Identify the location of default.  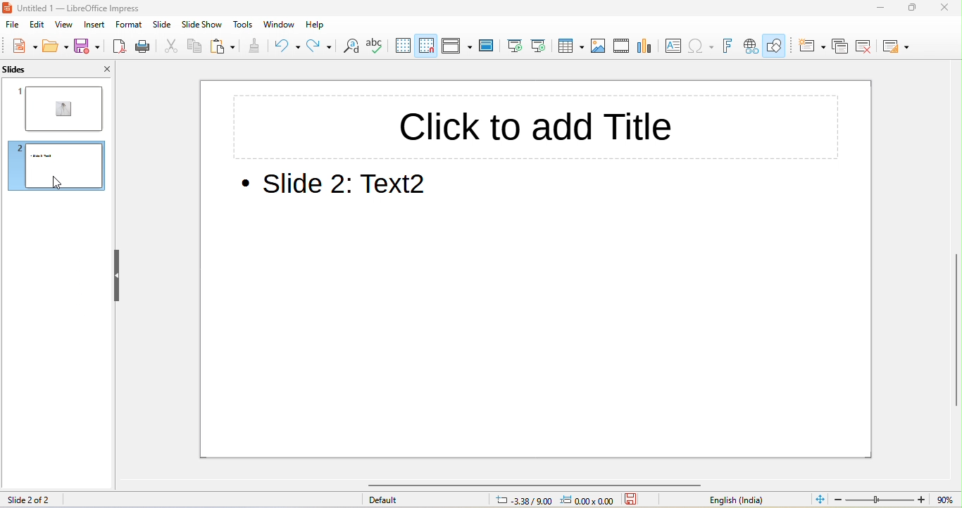
(422, 500).